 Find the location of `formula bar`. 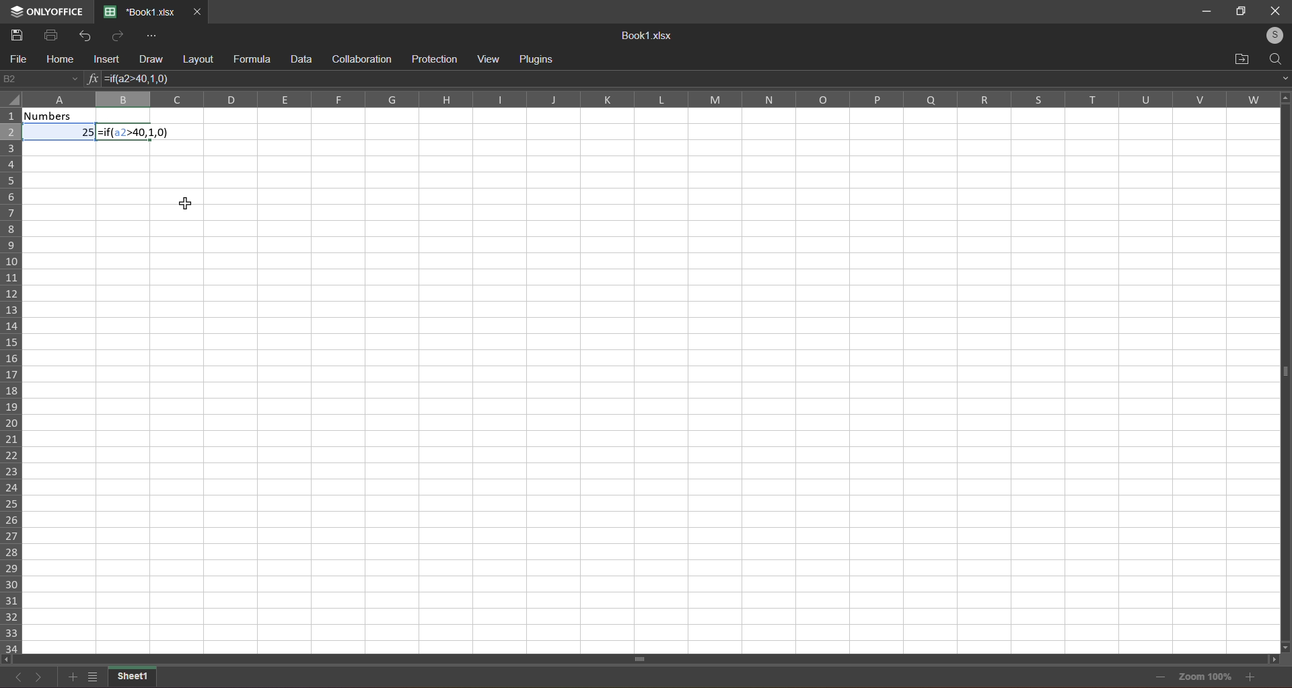

formula bar is located at coordinates (777, 78).